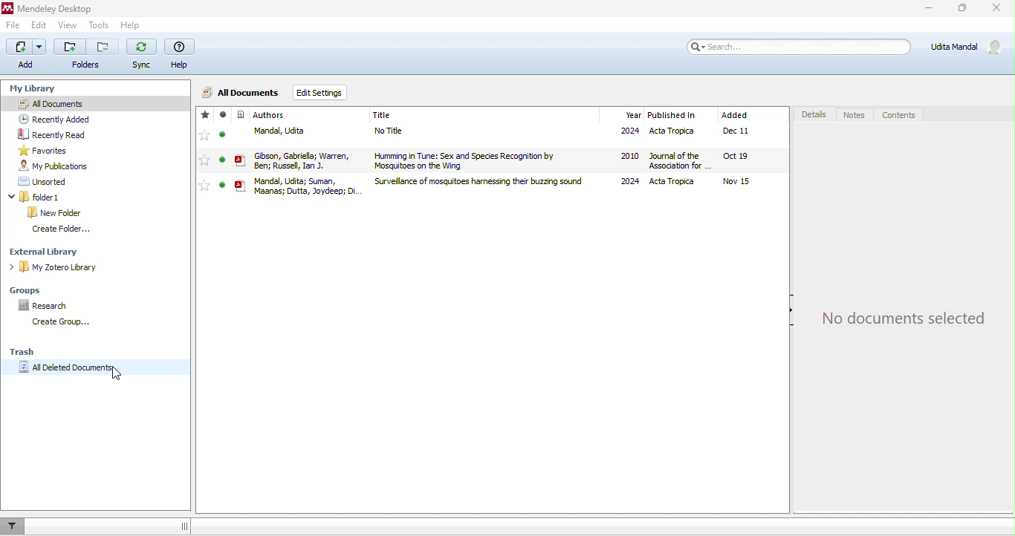 The image size is (1015, 536). Describe the element at coordinates (11, 526) in the screenshot. I see `filter` at that location.